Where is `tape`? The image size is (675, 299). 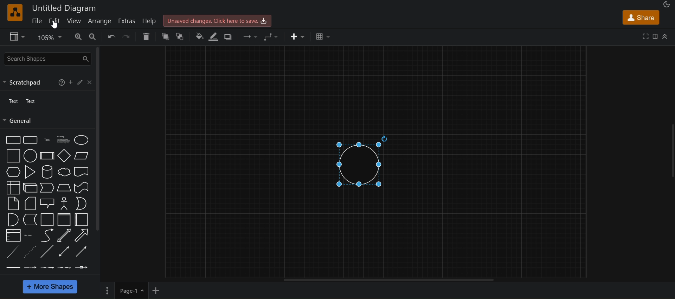 tape is located at coordinates (81, 188).